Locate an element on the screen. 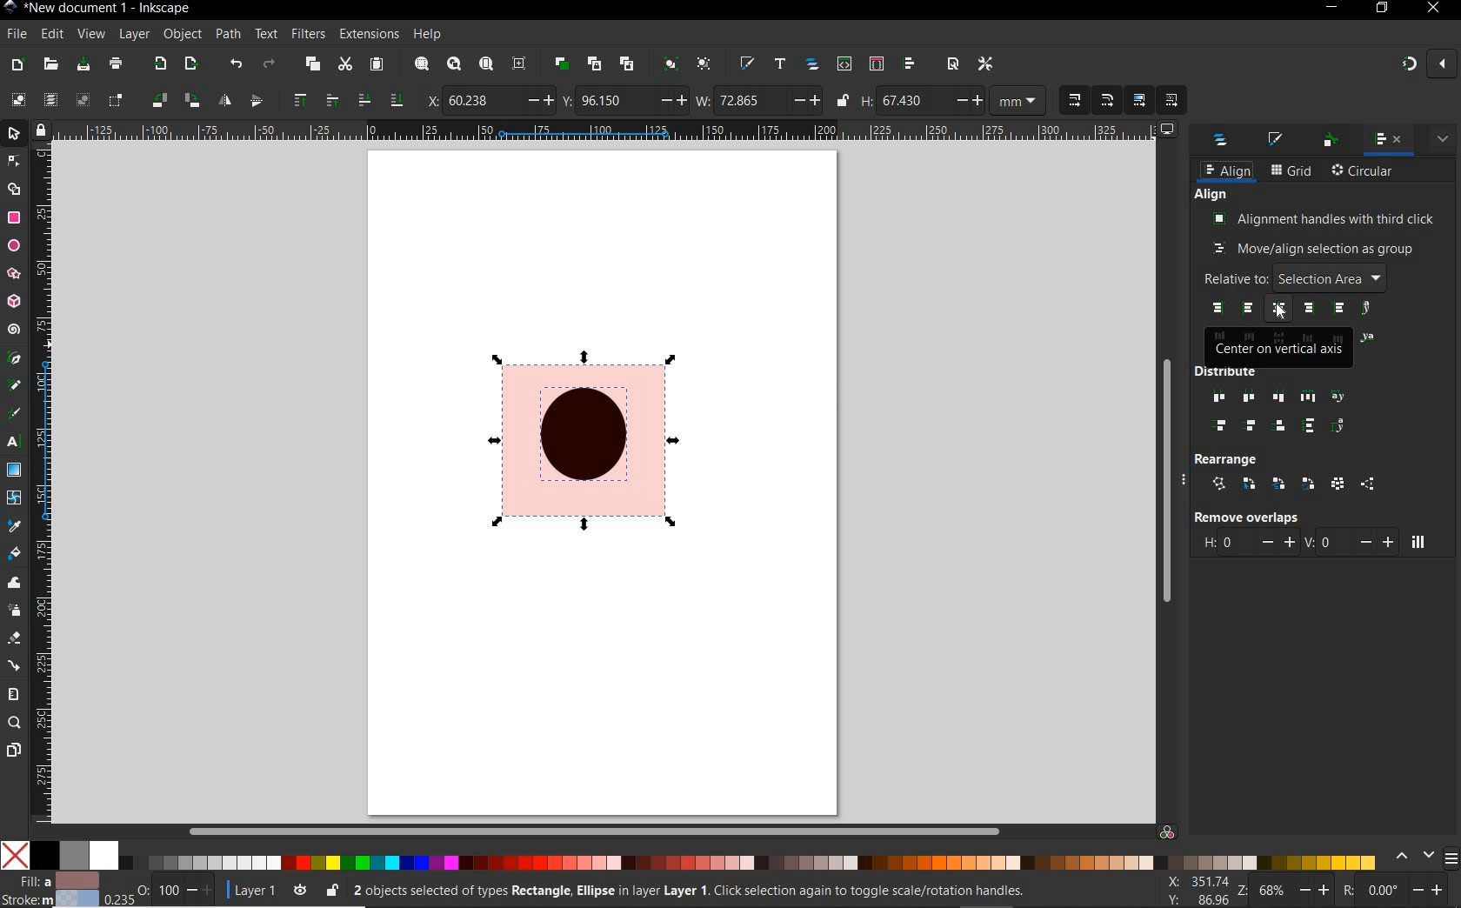 Image resolution: width=1461 pixels, height=908 pixels. help is located at coordinates (428, 35).